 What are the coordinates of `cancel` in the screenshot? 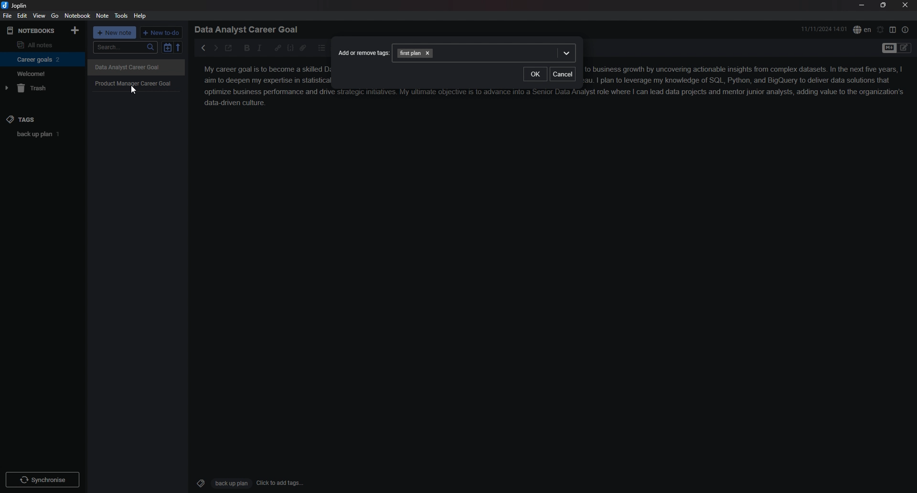 It's located at (563, 75).